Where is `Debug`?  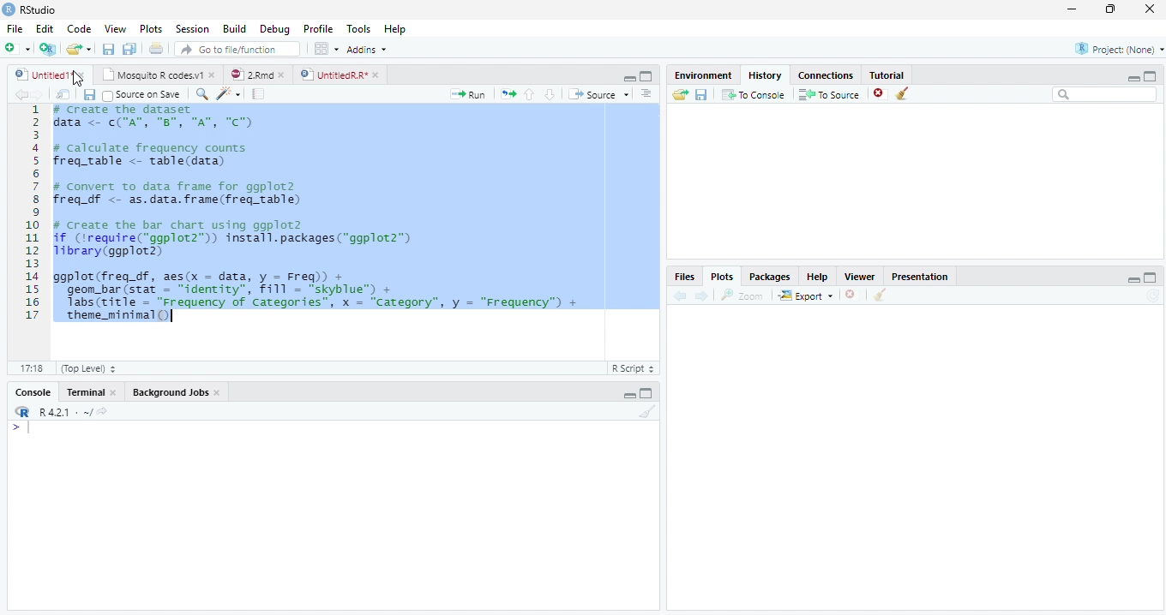 Debug is located at coordinates (275, 28).